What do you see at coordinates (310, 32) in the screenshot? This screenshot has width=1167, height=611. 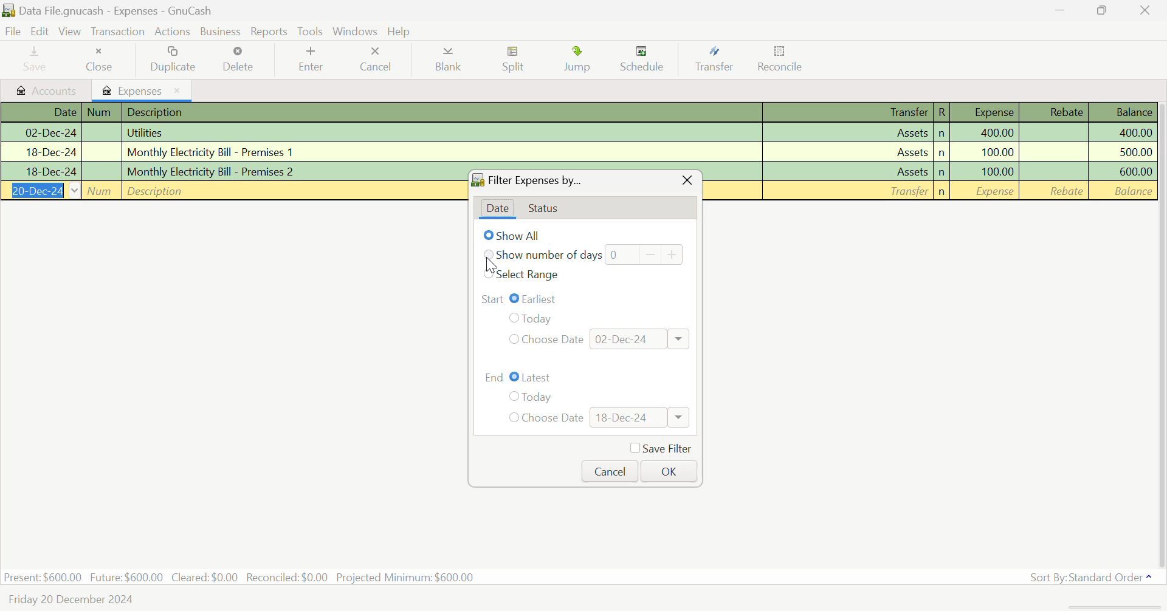 I see `tools` at bounding box center [310, 32].